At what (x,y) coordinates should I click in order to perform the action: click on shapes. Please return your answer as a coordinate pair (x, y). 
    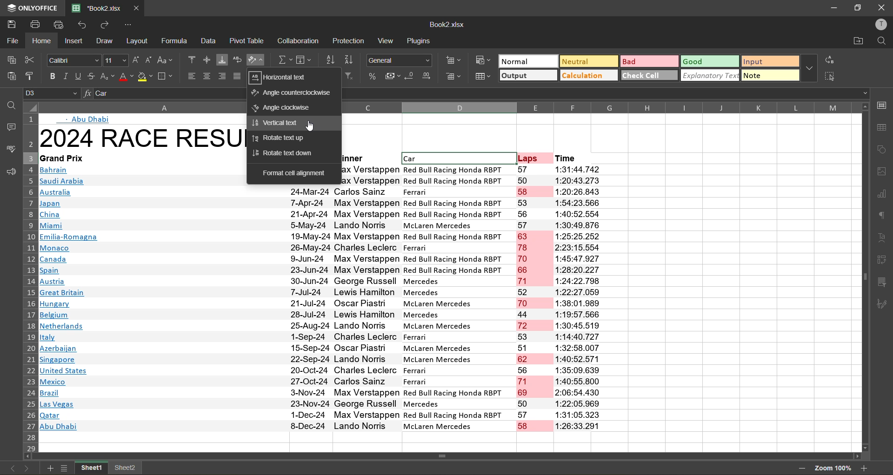
    Looking at the image, I should click on (885, 149).